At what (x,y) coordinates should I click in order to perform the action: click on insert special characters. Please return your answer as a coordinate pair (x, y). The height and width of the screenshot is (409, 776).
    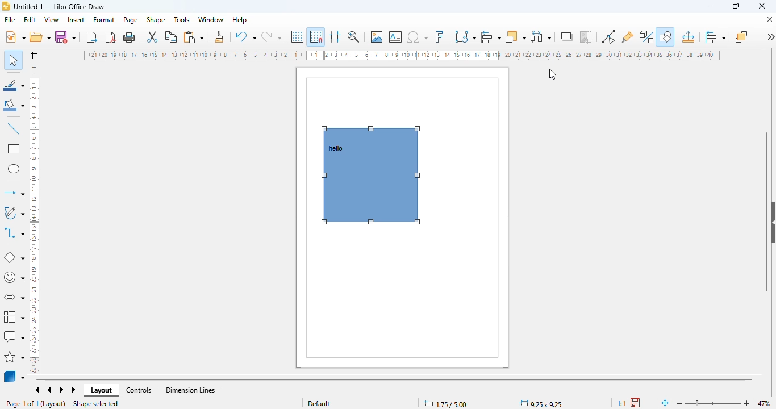
    Looking at the image, I should click on (418, 37).